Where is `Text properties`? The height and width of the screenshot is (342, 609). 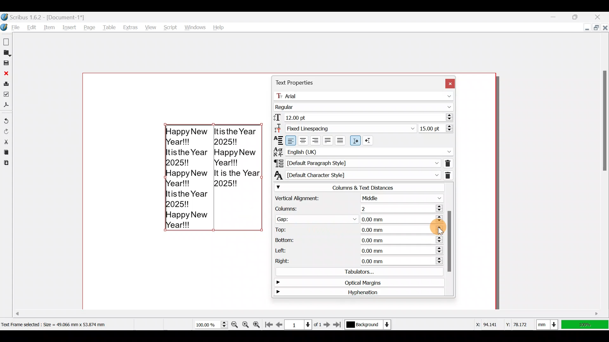 Text properties is located at coordinates (294, 83).